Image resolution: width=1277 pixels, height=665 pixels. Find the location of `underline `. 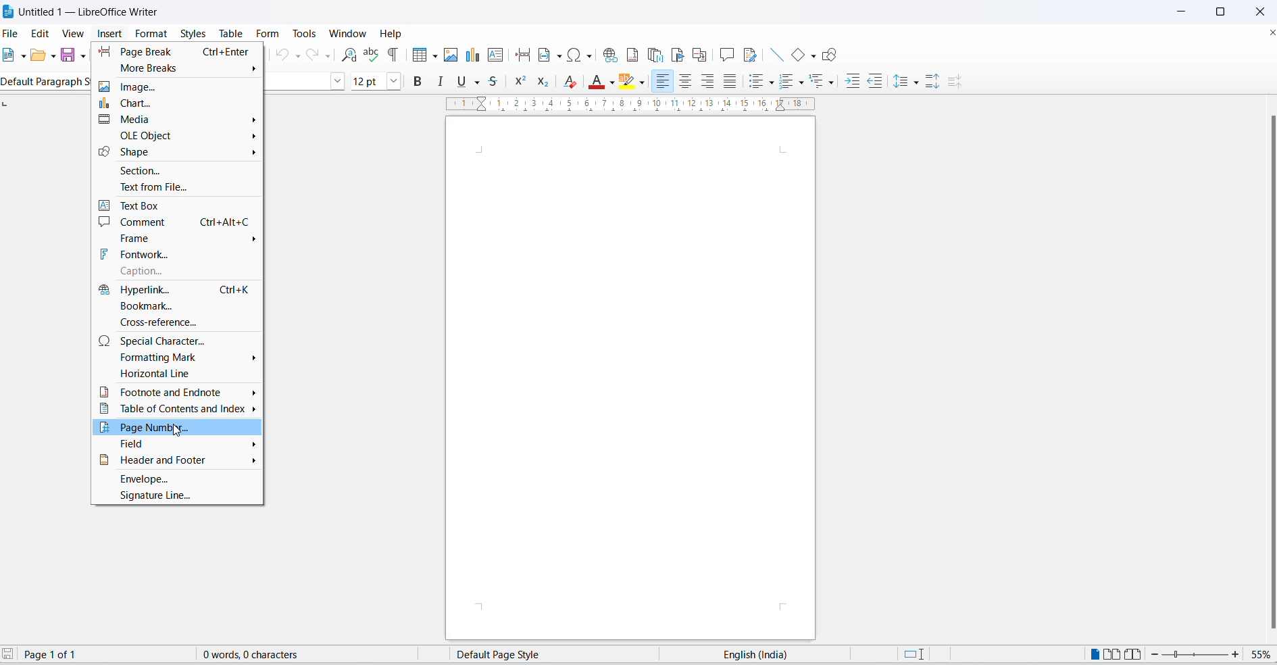

underline  is located at coordinates (459, 82).